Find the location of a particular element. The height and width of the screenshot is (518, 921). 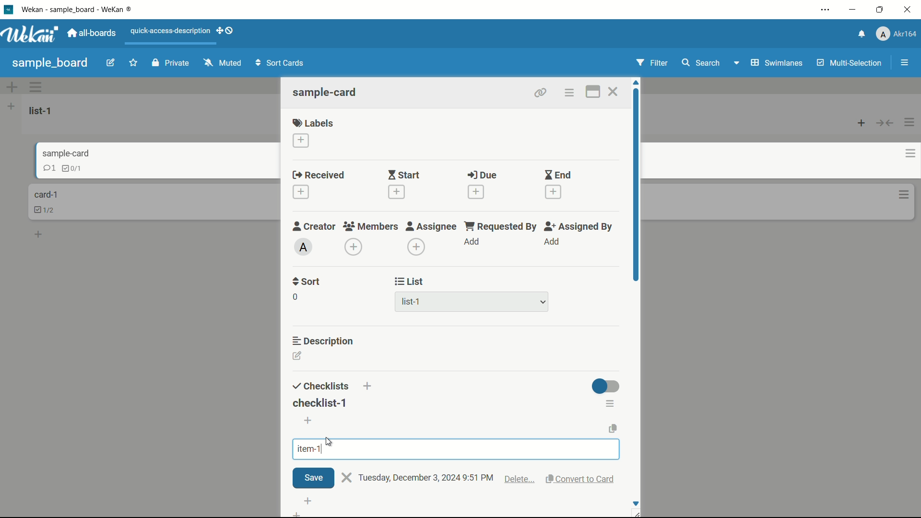

add date is located at coordinates (554, 191).